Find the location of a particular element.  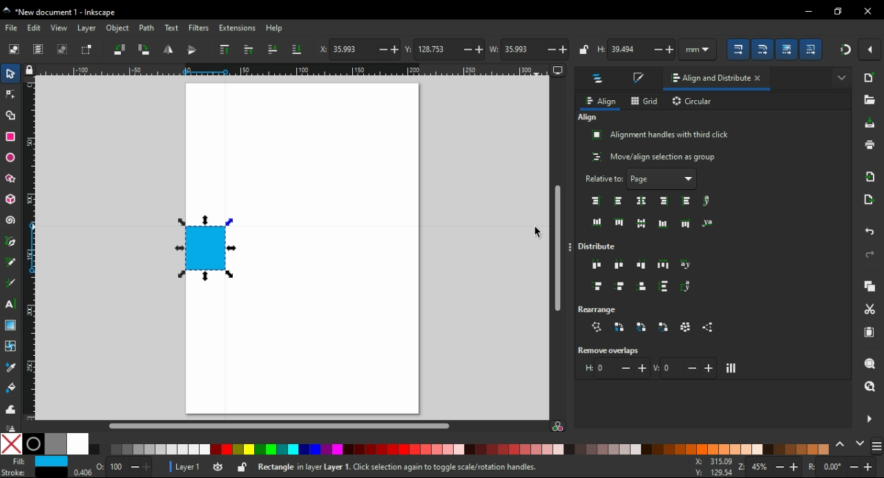

previous is located at coordinates (841, 445).